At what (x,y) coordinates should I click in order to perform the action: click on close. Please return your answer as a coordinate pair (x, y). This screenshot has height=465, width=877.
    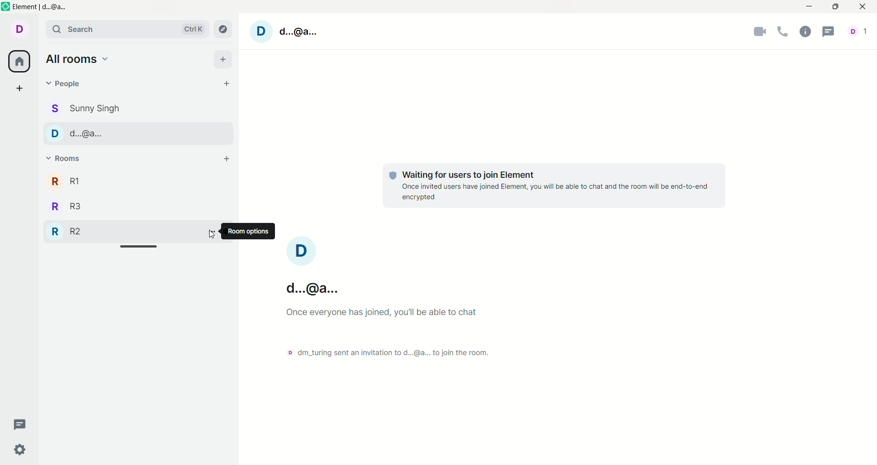
    Looking at the image, I should click on (866, 7).